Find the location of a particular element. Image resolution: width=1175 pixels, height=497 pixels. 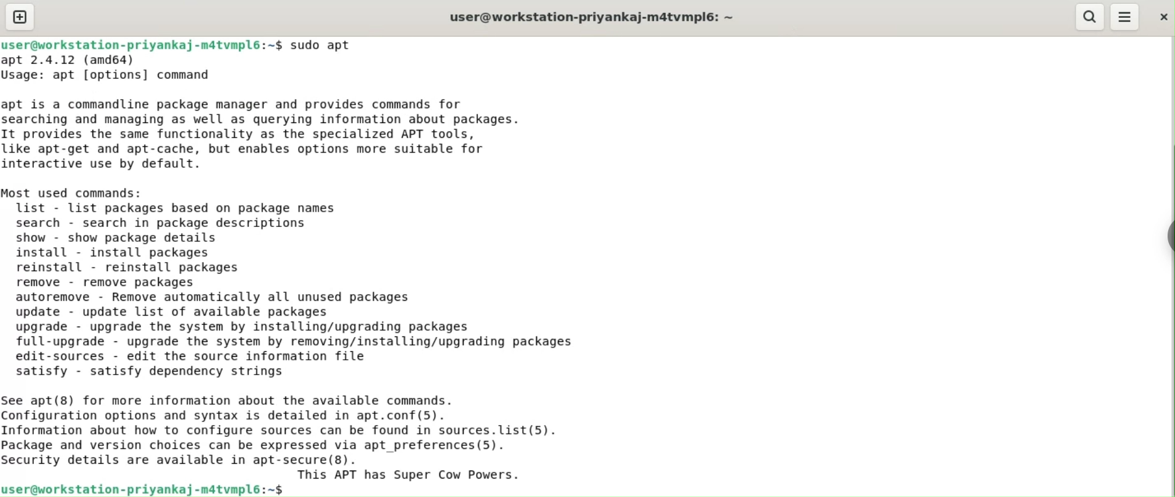

satisfy - satisfy dependency strings
ee apt(8) for more information about the available commands.
onfiguration options and syntax is detailed in apt.conf(5).
nformation about how to configure sources can be found in sources.list(5).
ackage and version choices can be expressed via apt _preferences(5).
ecurity details are available in apt-secure(8).
This APT has Super Cow Powers. is located at coordinates (291, 421).